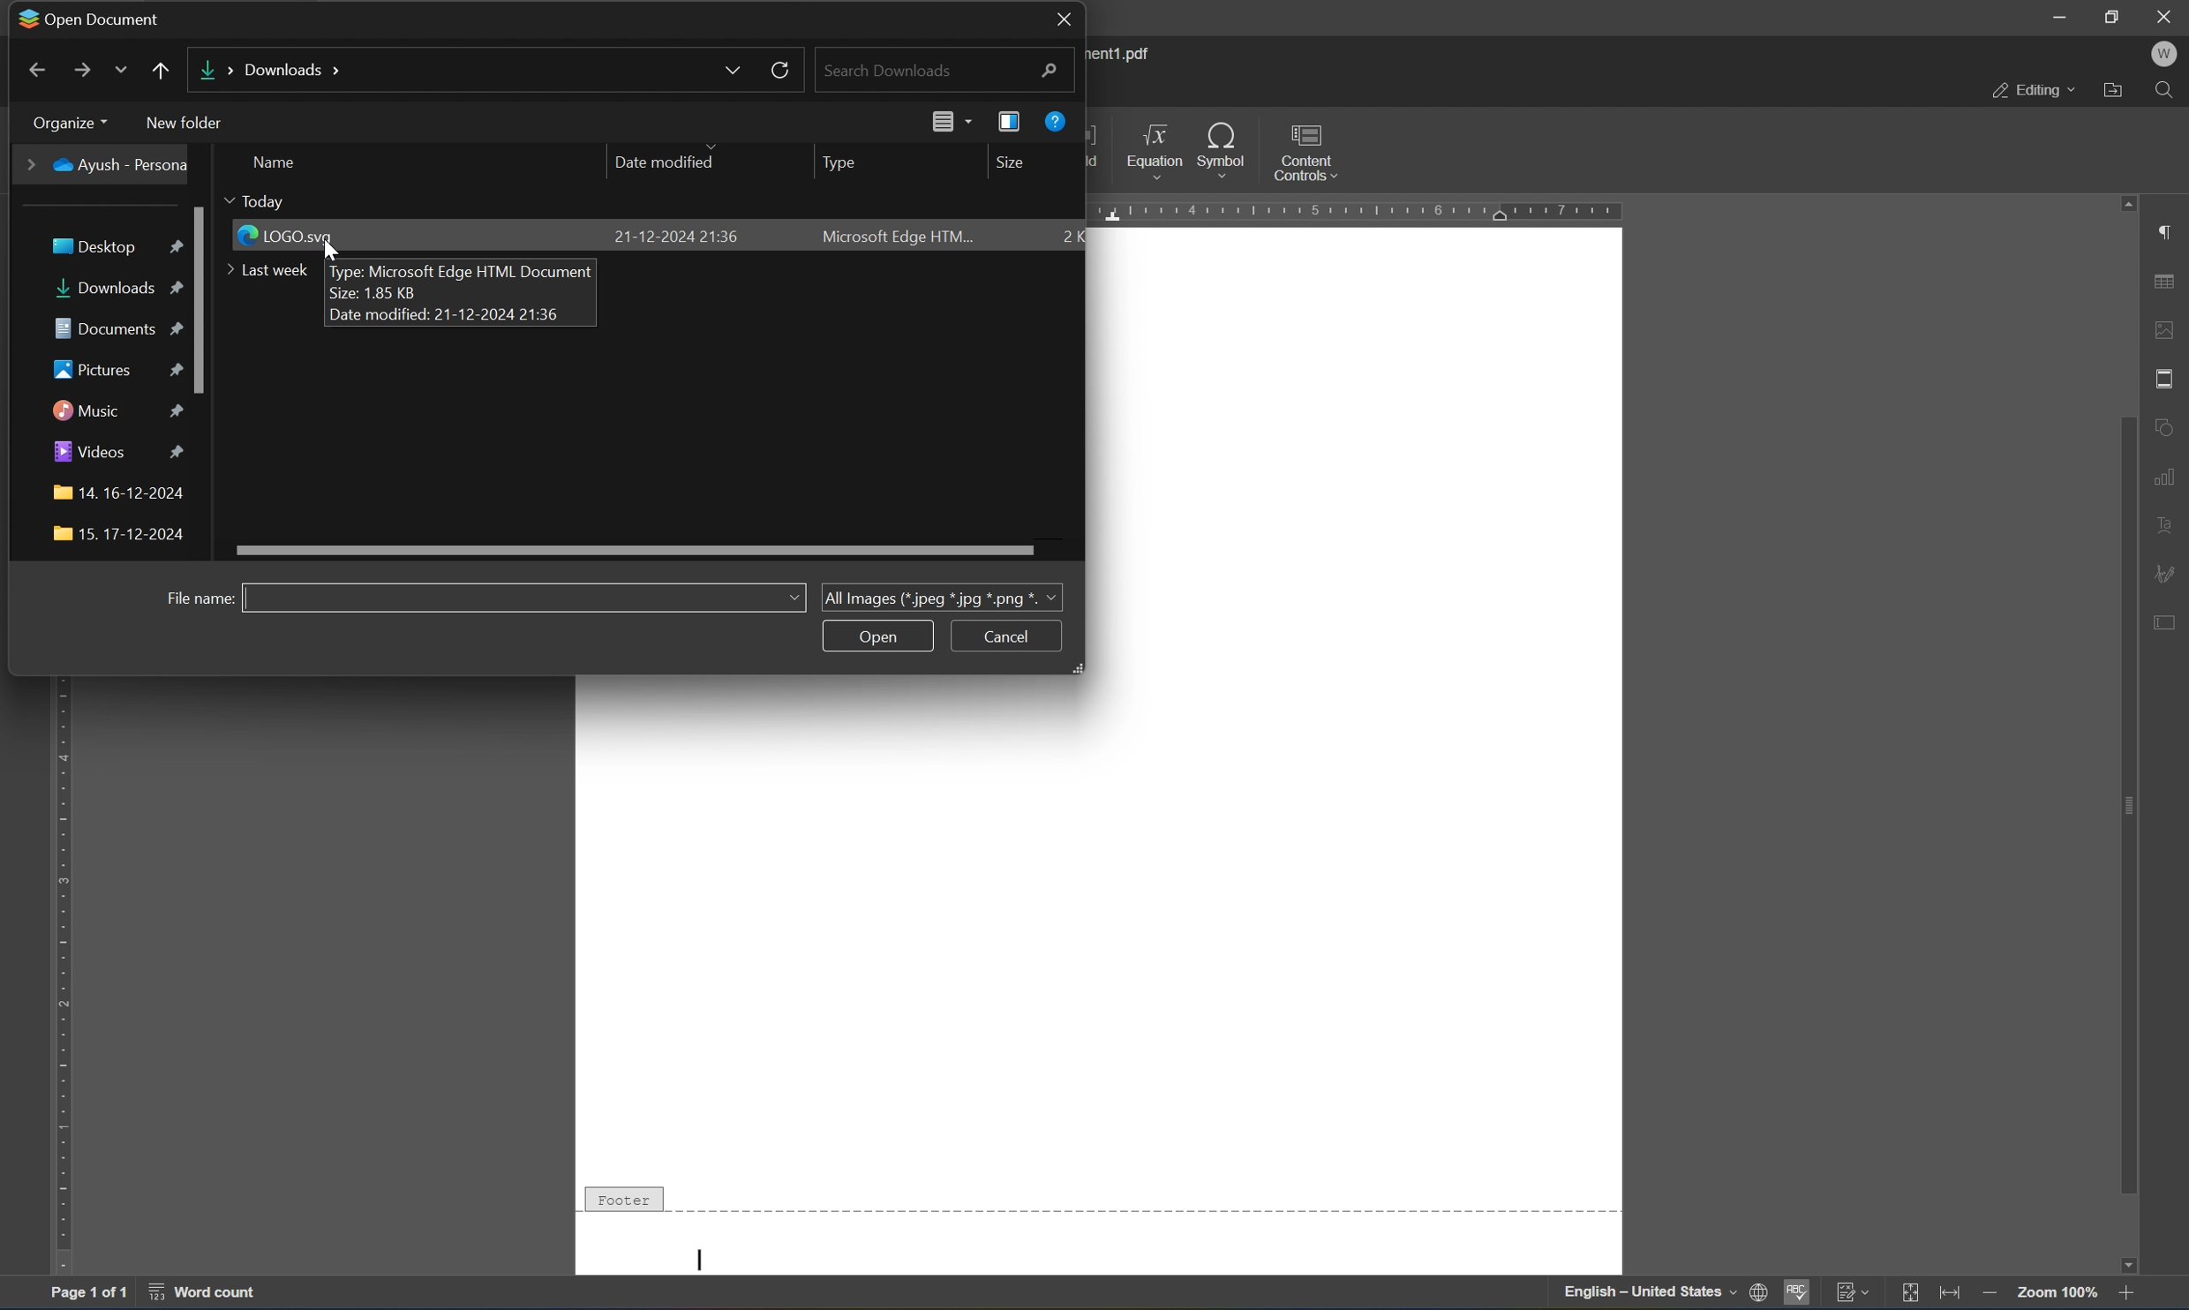  Describe the element at coordinates (2122, 593) in the screenshot. I see `scroll bar` at that location.